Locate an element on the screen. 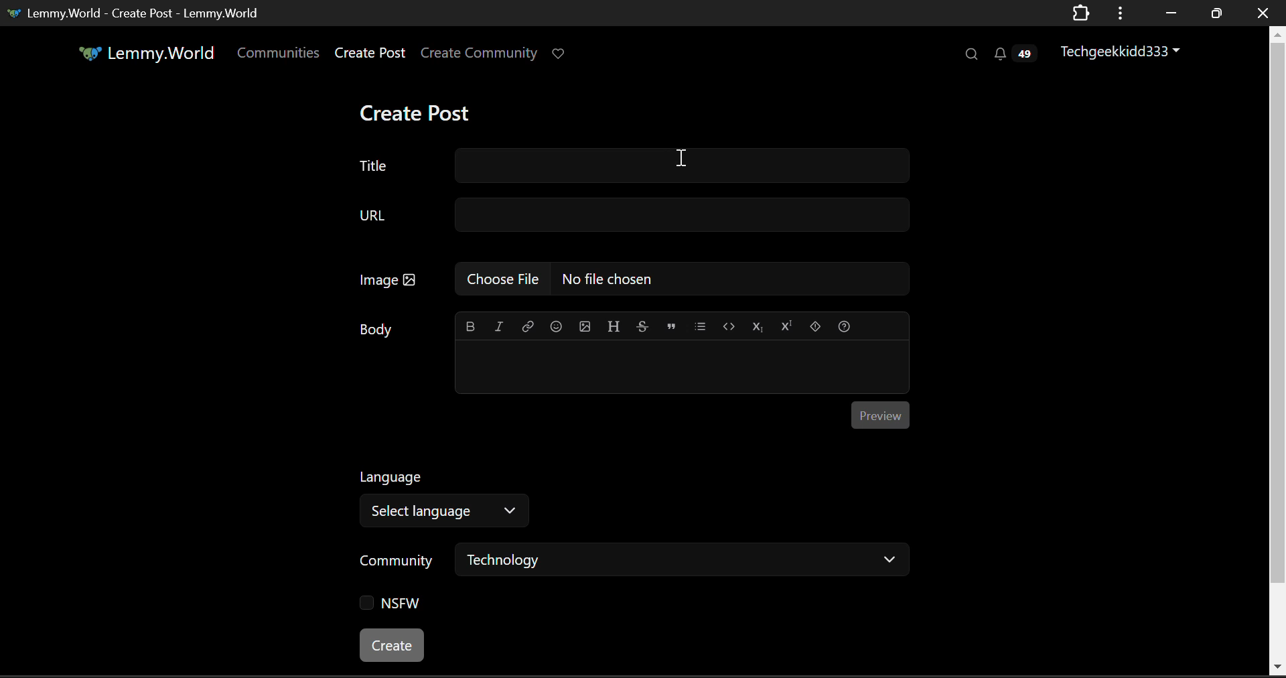 This screenshot has height=678, width=1286. NSFW Checkbox is located at coordinates (391, 606).